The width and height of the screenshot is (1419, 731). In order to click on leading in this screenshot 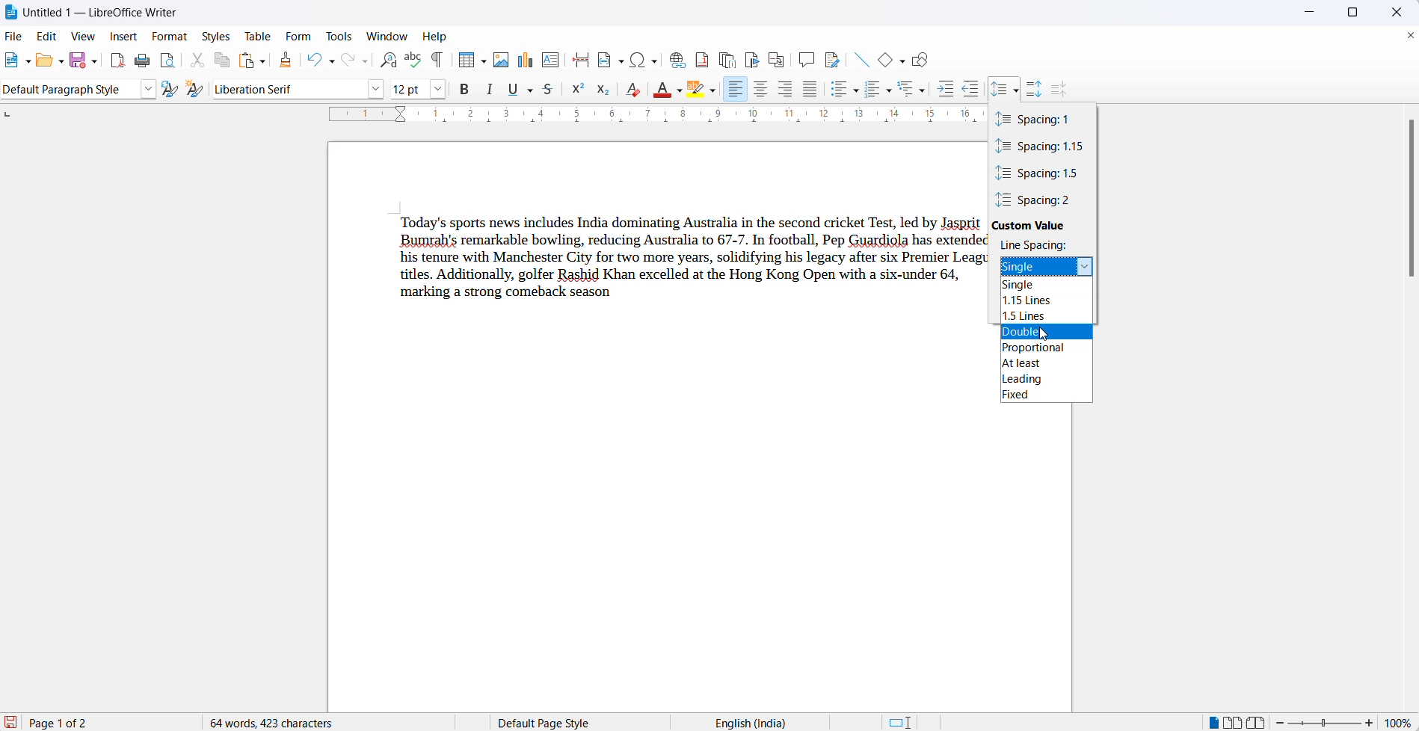, I will do `click(1044, 382)`.